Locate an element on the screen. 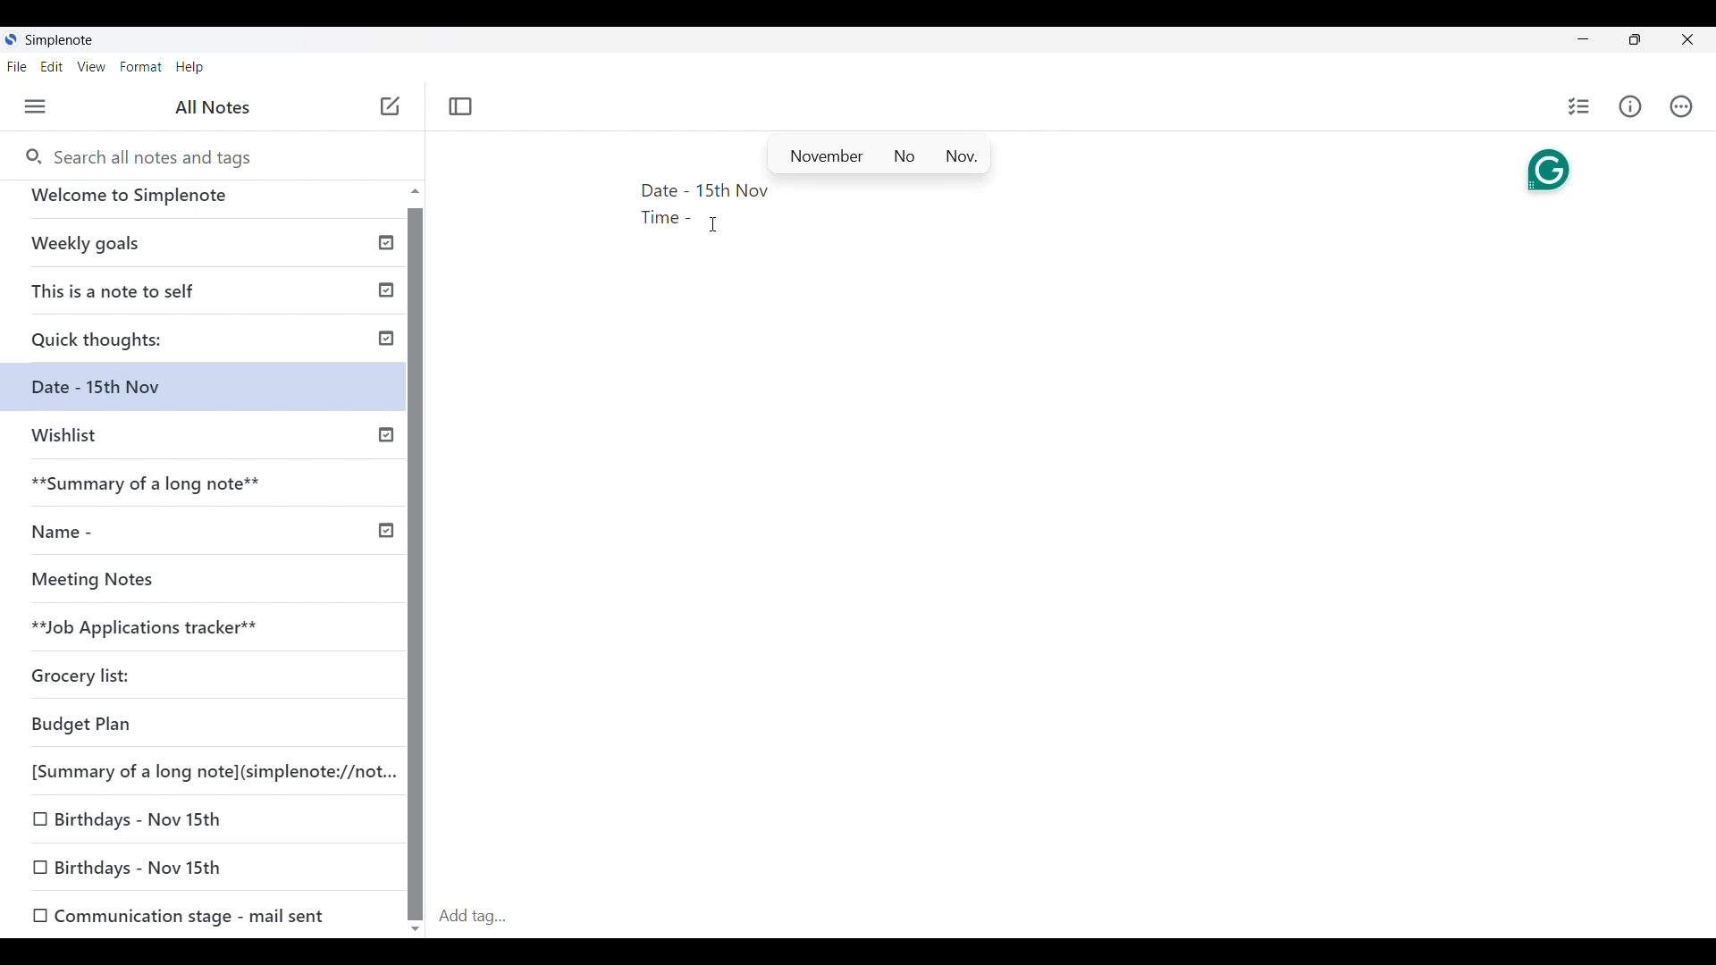 This screenshot has height=965, width=1716. Help menu is located at coordinates (190, 67).